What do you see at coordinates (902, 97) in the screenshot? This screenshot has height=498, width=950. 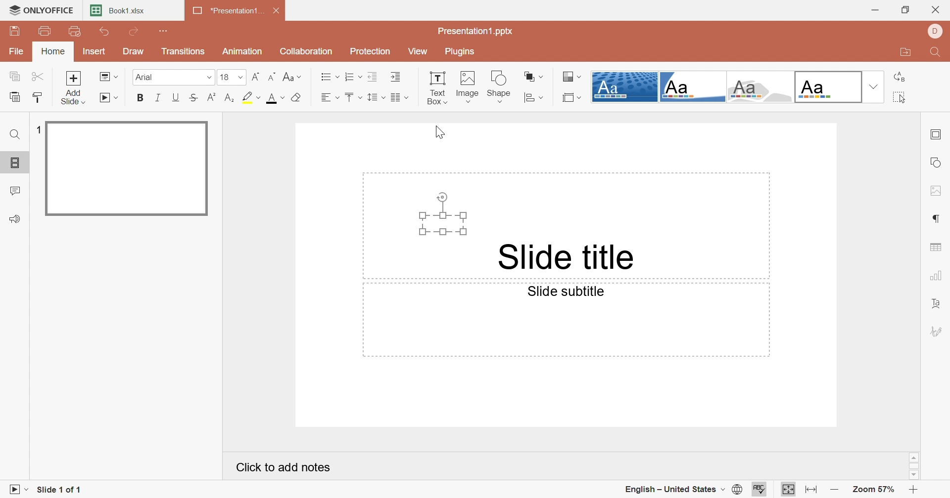 I see `Select all` at bounding box center [902, 97].